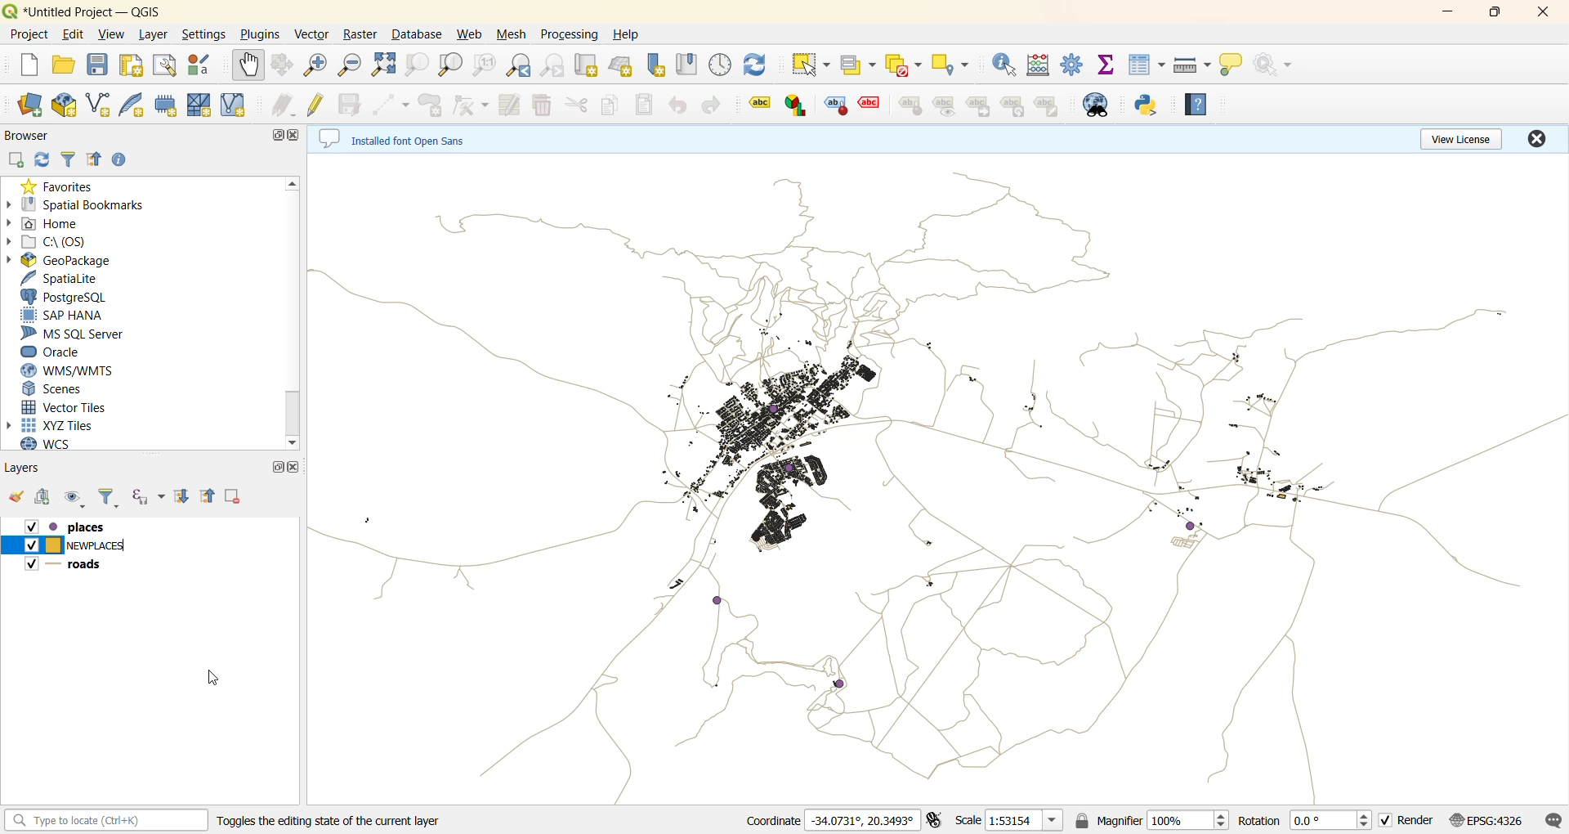 This screenshot has height=834, width=1569. I want to click on maximize, so click(275, 466).